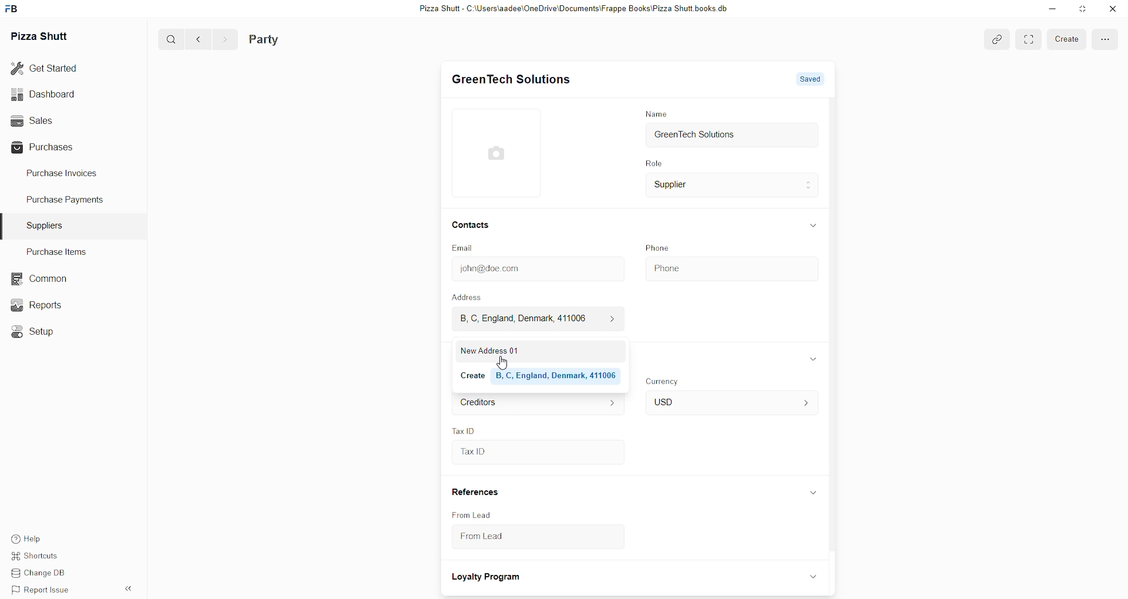 Image resolution: width=1128 pixels, height=599 pixels. I want to click on usD , so click(730, 403).